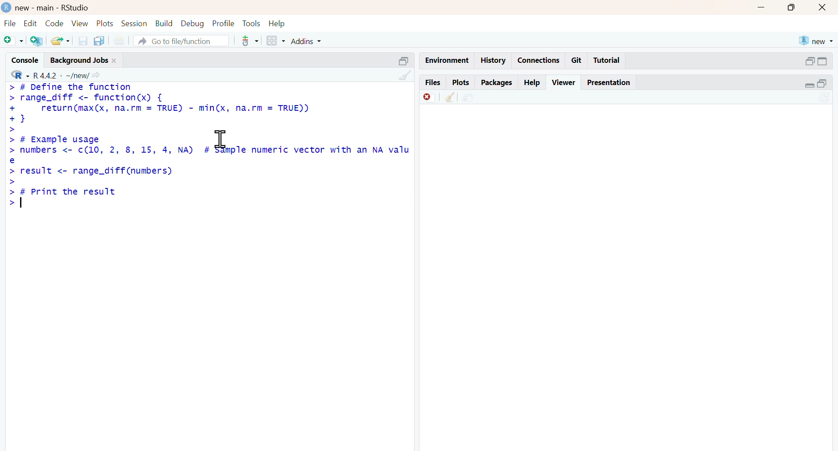  Describe the element at coordinates (221, 139) in the screenshot. I see `cursor` at that location.